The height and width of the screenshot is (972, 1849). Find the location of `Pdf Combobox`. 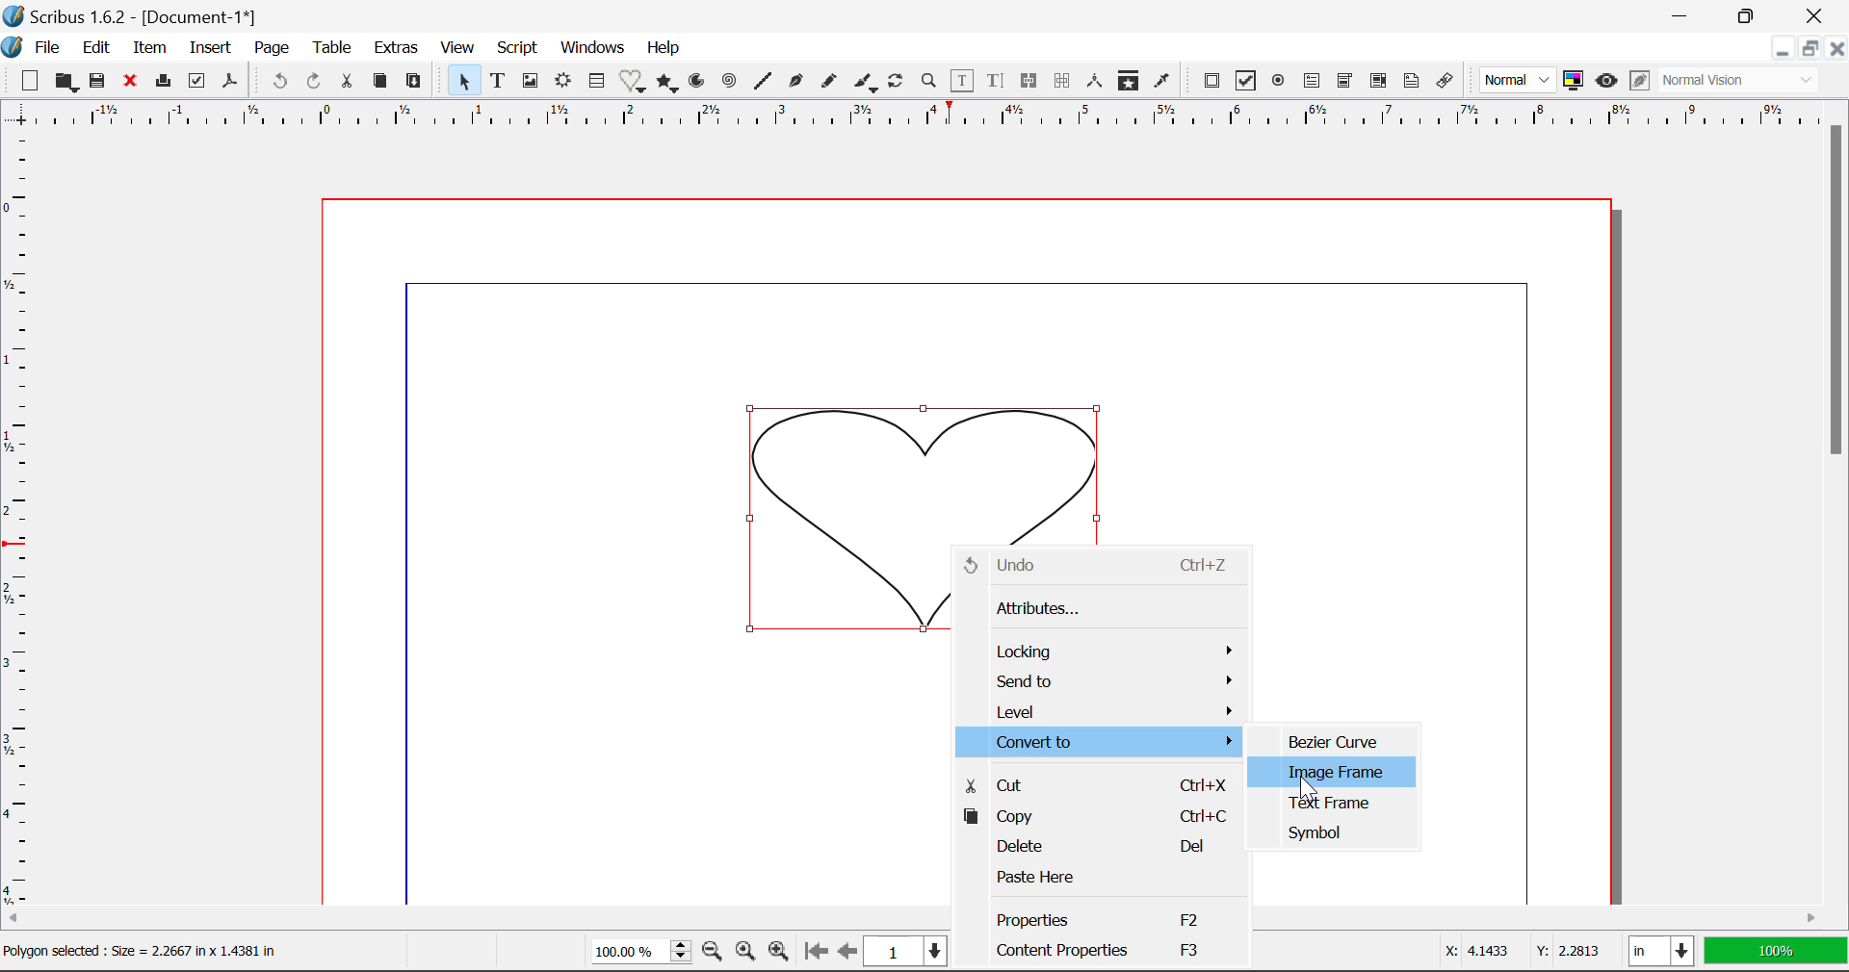

Pdf Combobox is located at coordinates (1346, 83).